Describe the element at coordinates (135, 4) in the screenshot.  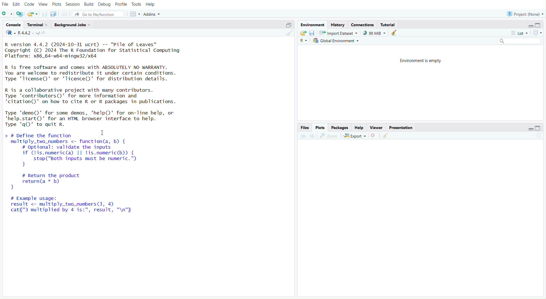
I see `Tools` at that location.